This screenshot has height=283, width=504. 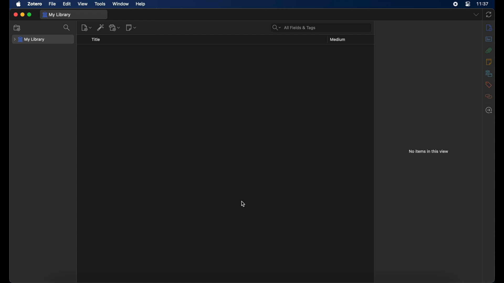 I want to click on notes, so click(x=489, y=61).